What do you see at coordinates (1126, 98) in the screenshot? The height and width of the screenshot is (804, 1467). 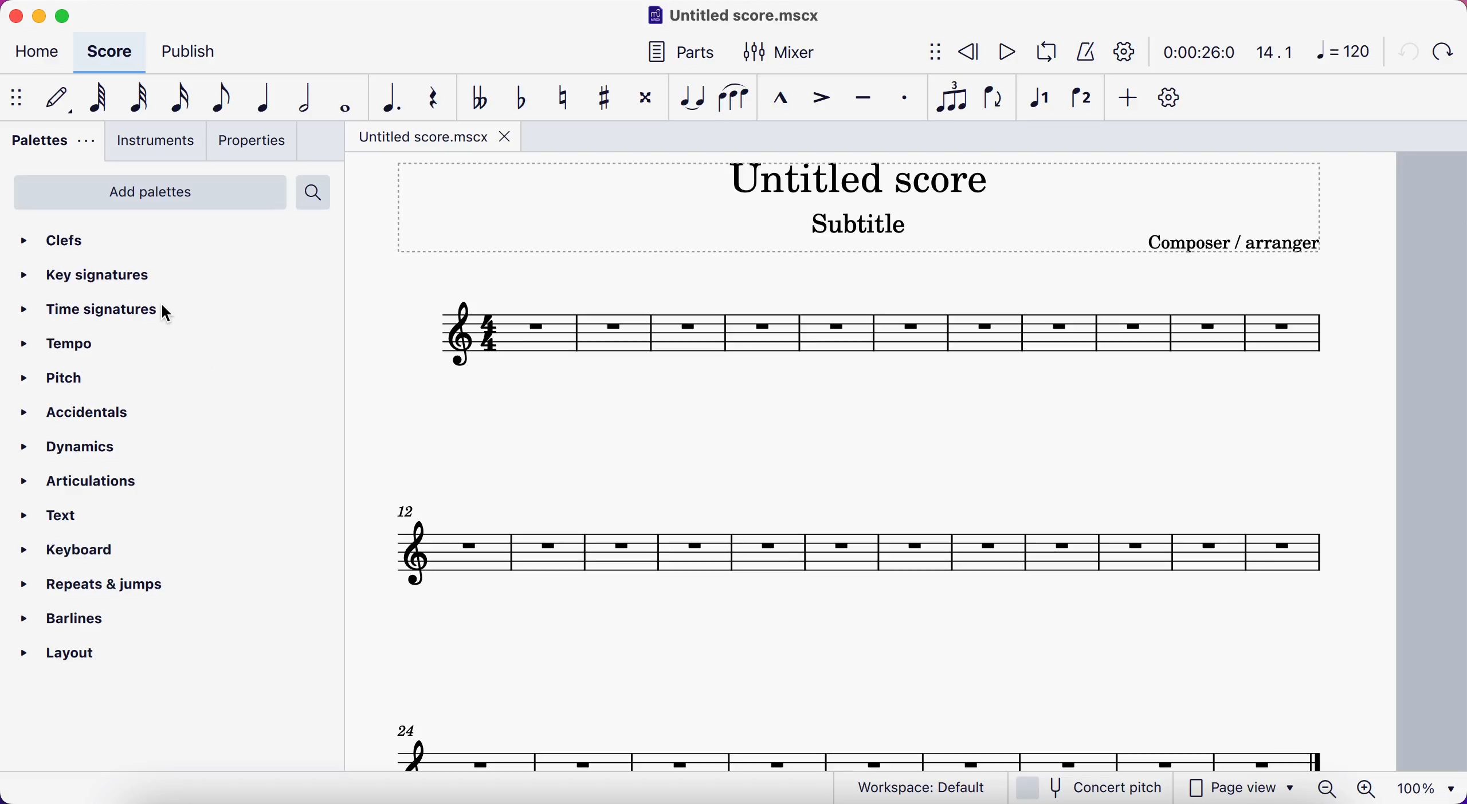 I see `add` at bounding box center [1126, 98].